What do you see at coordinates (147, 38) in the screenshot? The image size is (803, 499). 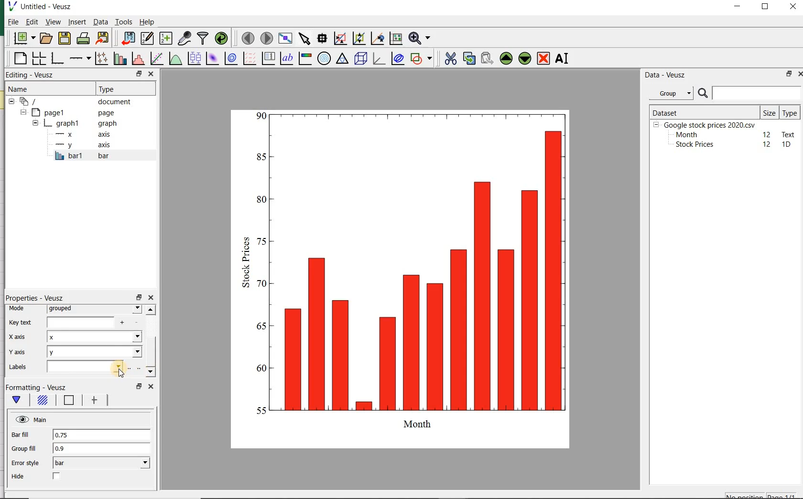 I see `edit and enter new datasets` at bounding box center [147, 38].